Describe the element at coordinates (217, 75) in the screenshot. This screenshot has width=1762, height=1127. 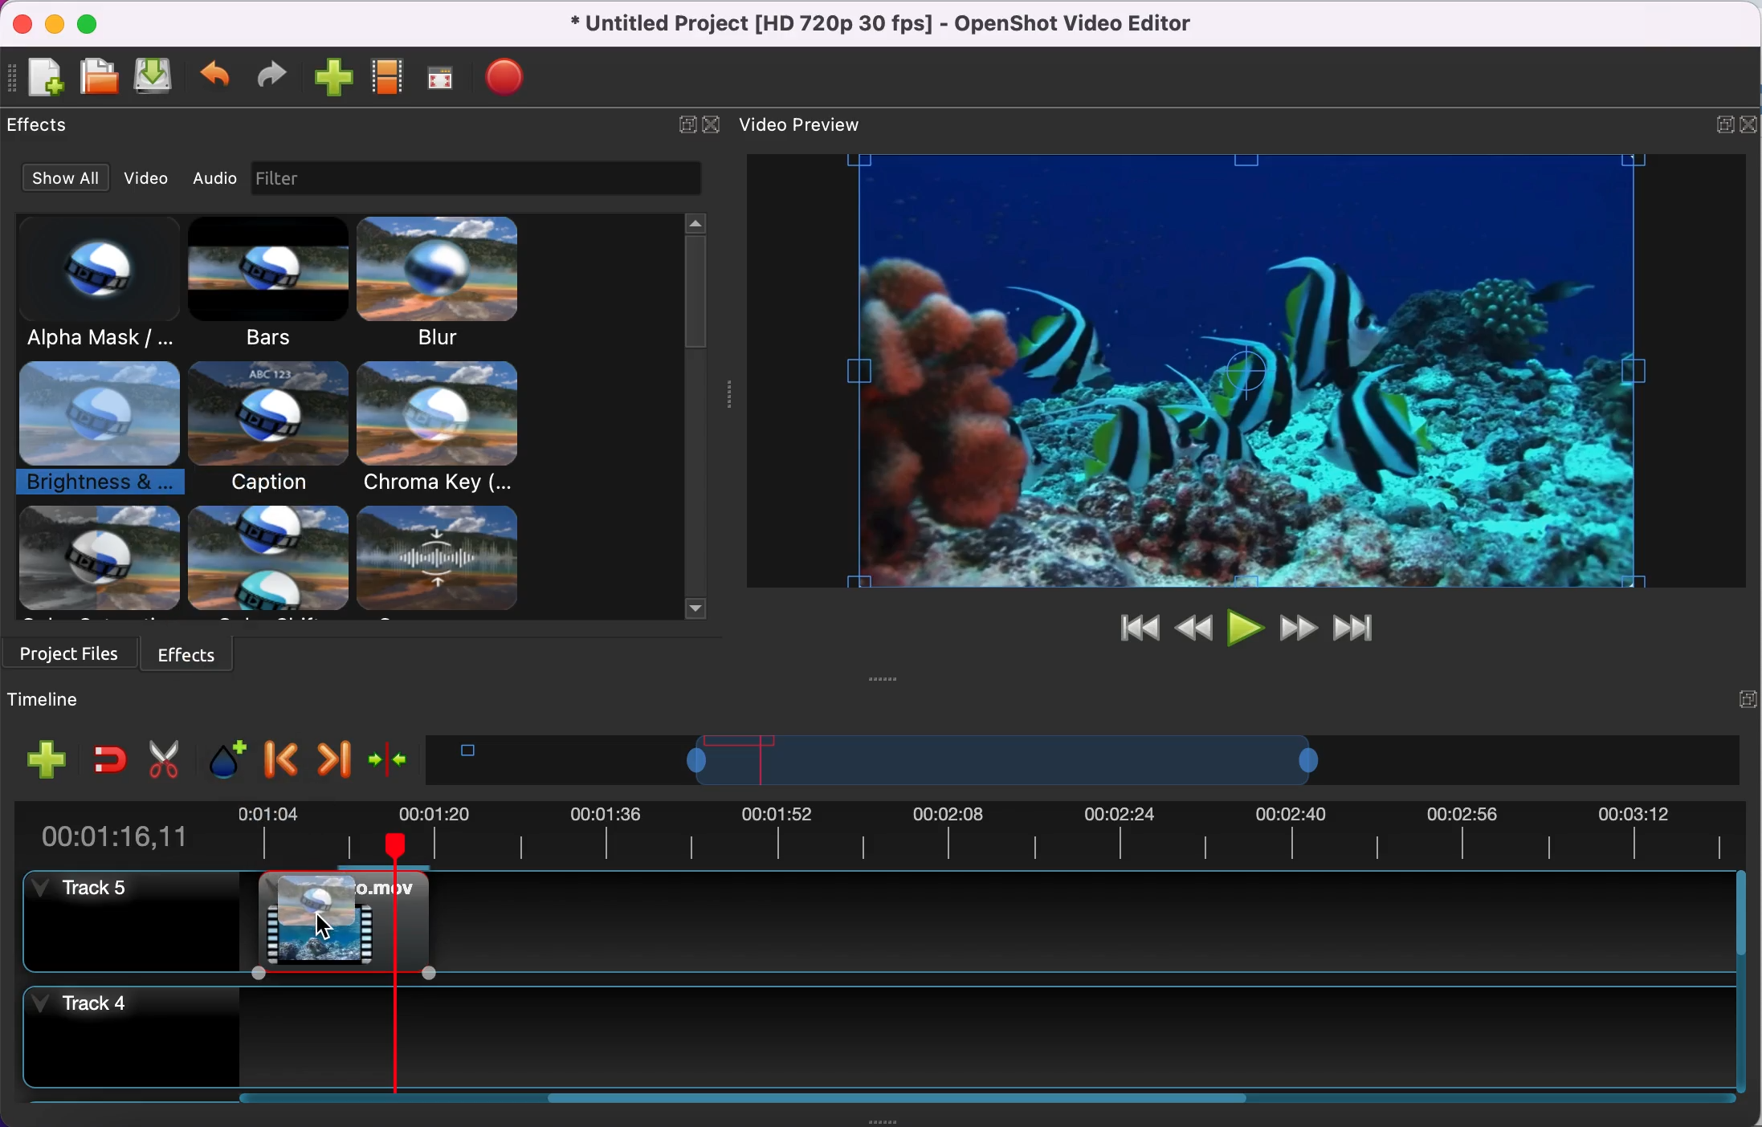
I see `undo` at that location.